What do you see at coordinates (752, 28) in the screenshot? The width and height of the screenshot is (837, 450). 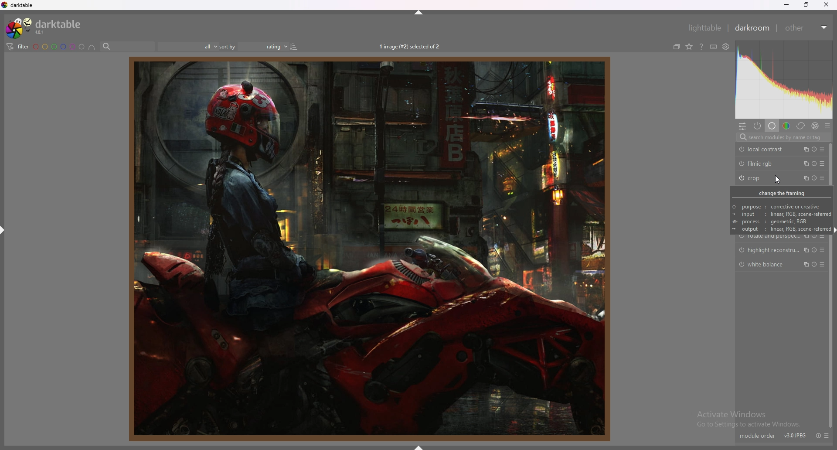 I see `darkroom` at bounding box center [752, 28].